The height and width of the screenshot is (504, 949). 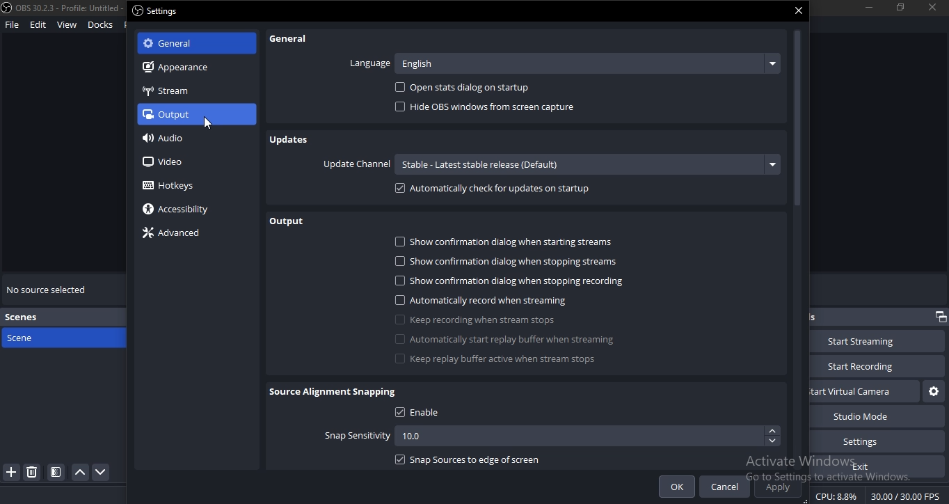 What do you see at coordinates (163, 161) in the screenshot?
I see `video` at bounding box center [163, 161].